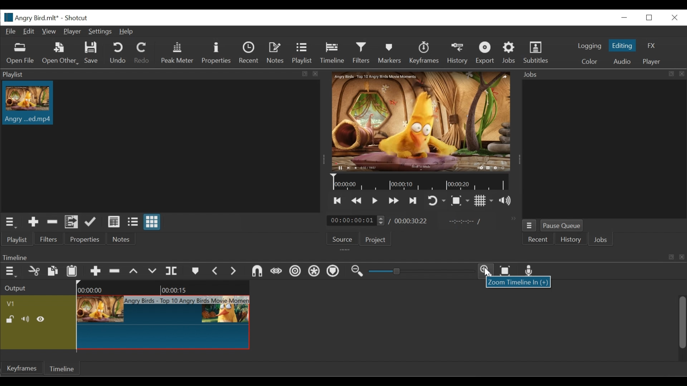  Describe the element at coordinates (357, 271) in the screenshot. I see `Zoom timeline out` at that location.